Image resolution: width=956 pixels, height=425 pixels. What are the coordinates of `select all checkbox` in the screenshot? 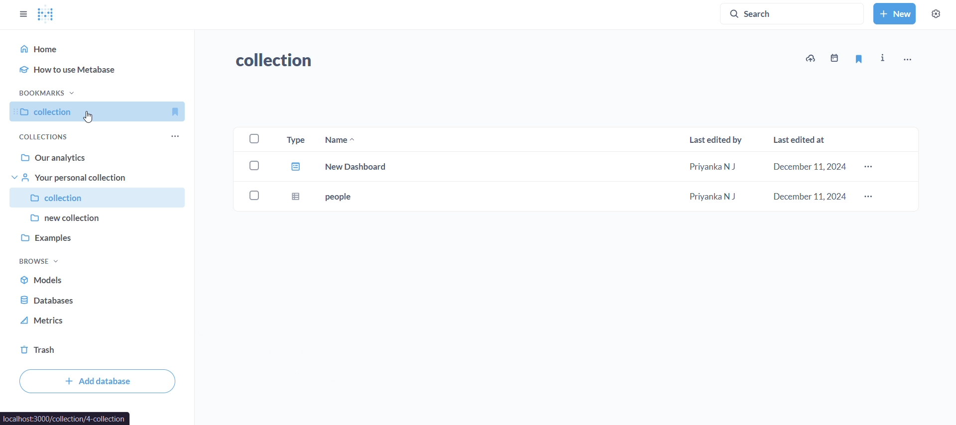 It's located at (252, 138).